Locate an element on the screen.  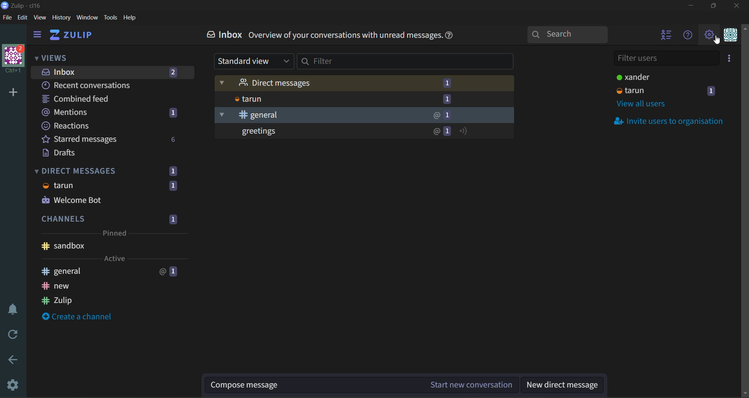
add organisation is located at coordinates (12, 92).